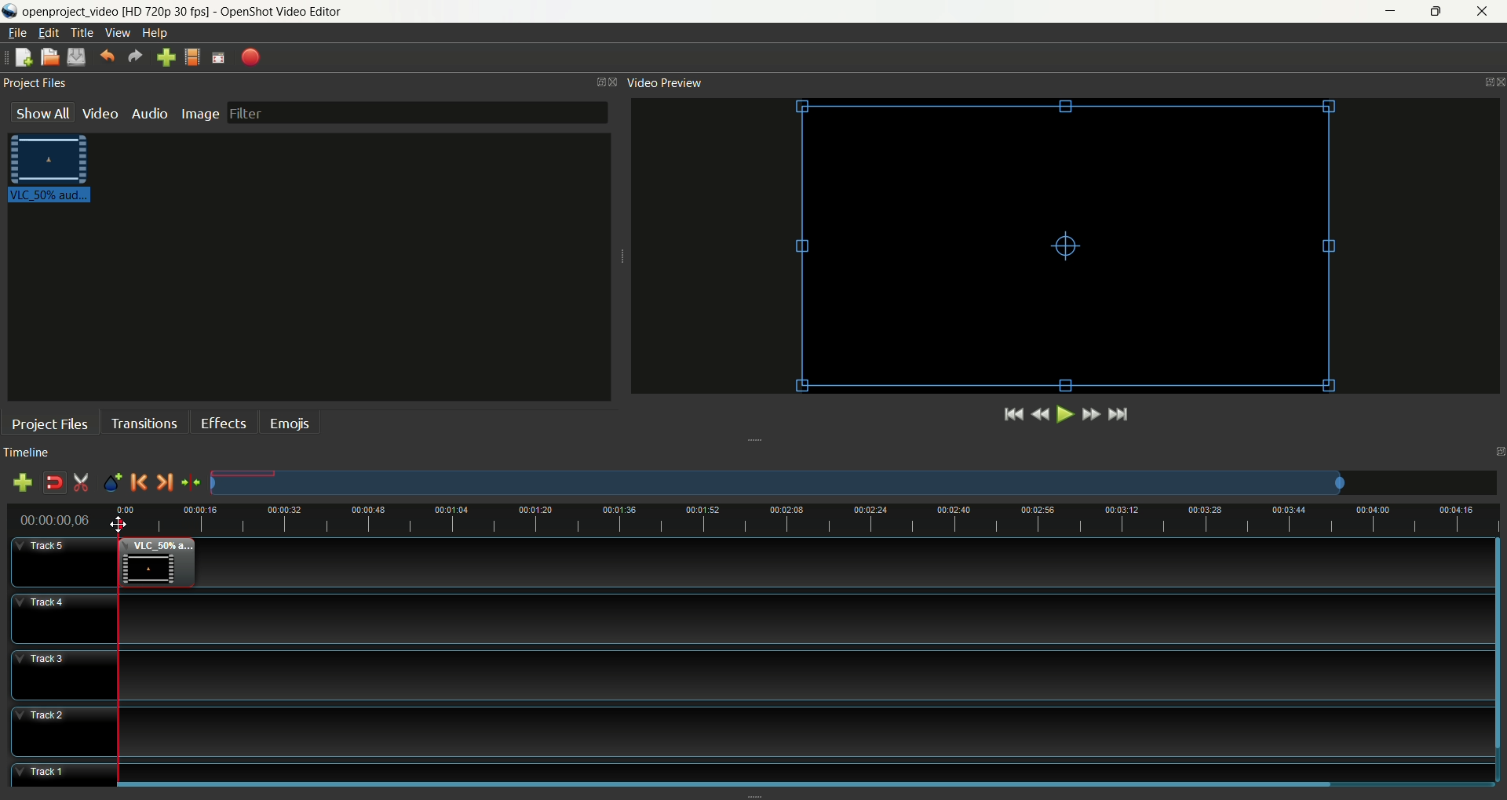 This screenshot has height=800, width=1507. What do you see at coordinates (24, 57) in the screenshot?
I see `new project` at bounding box center [24, 57].